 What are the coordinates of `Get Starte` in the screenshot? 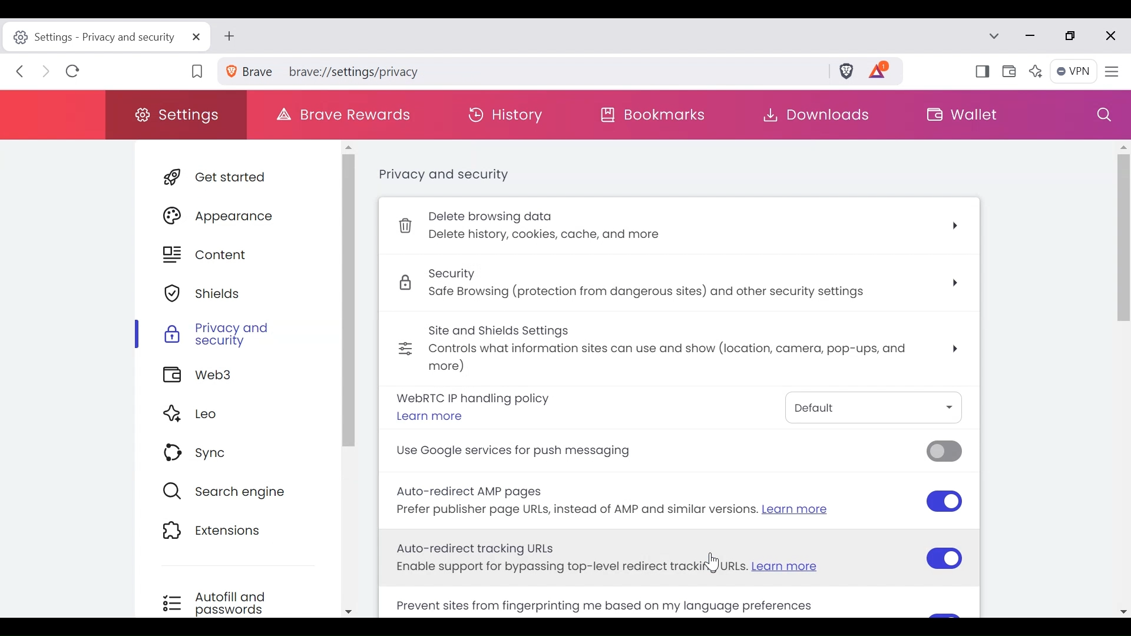 It's located at (239, 180).